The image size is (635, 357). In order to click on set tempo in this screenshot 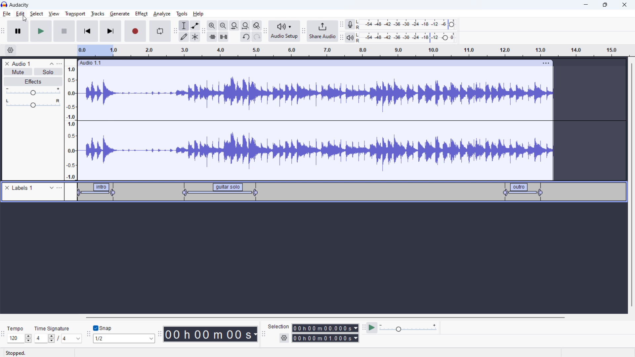, I will do `click(20, 338)`.